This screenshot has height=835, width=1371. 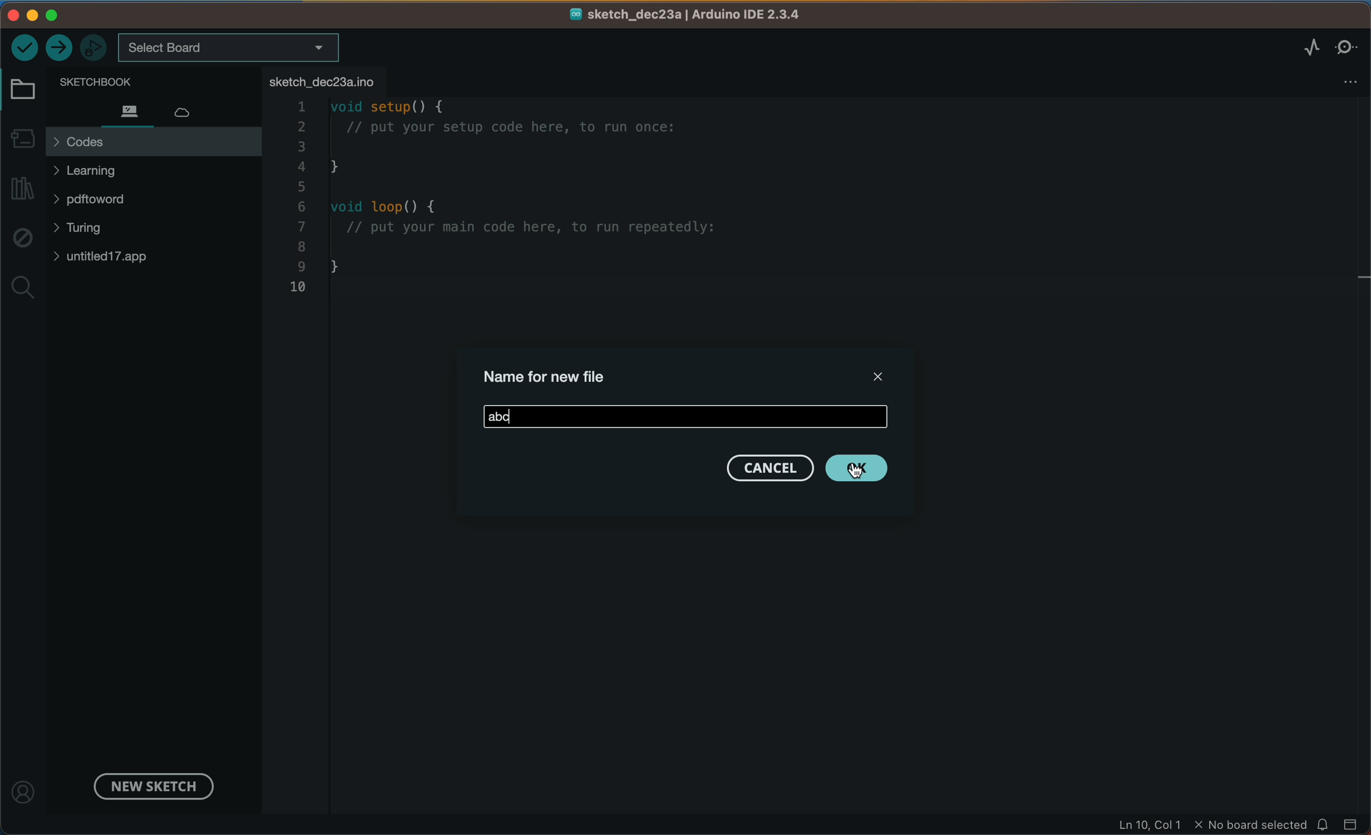 I want to click on file setting, so click(x=1340, y=82).